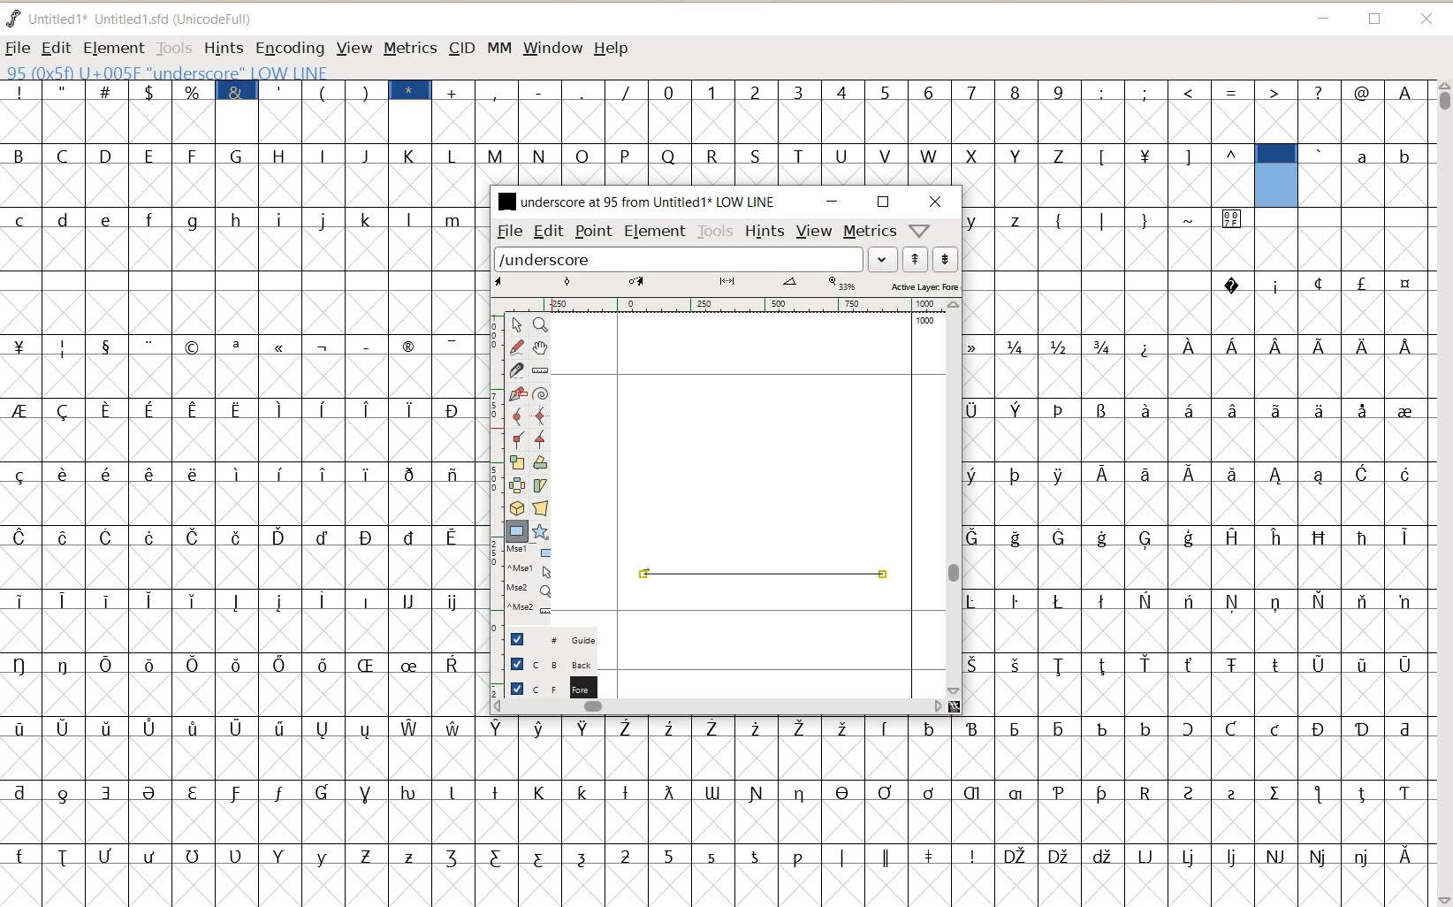  What do you see at coordinates (516, 484) in the screenshot?
I see `flip the selection` at bounding box center [516, 484].